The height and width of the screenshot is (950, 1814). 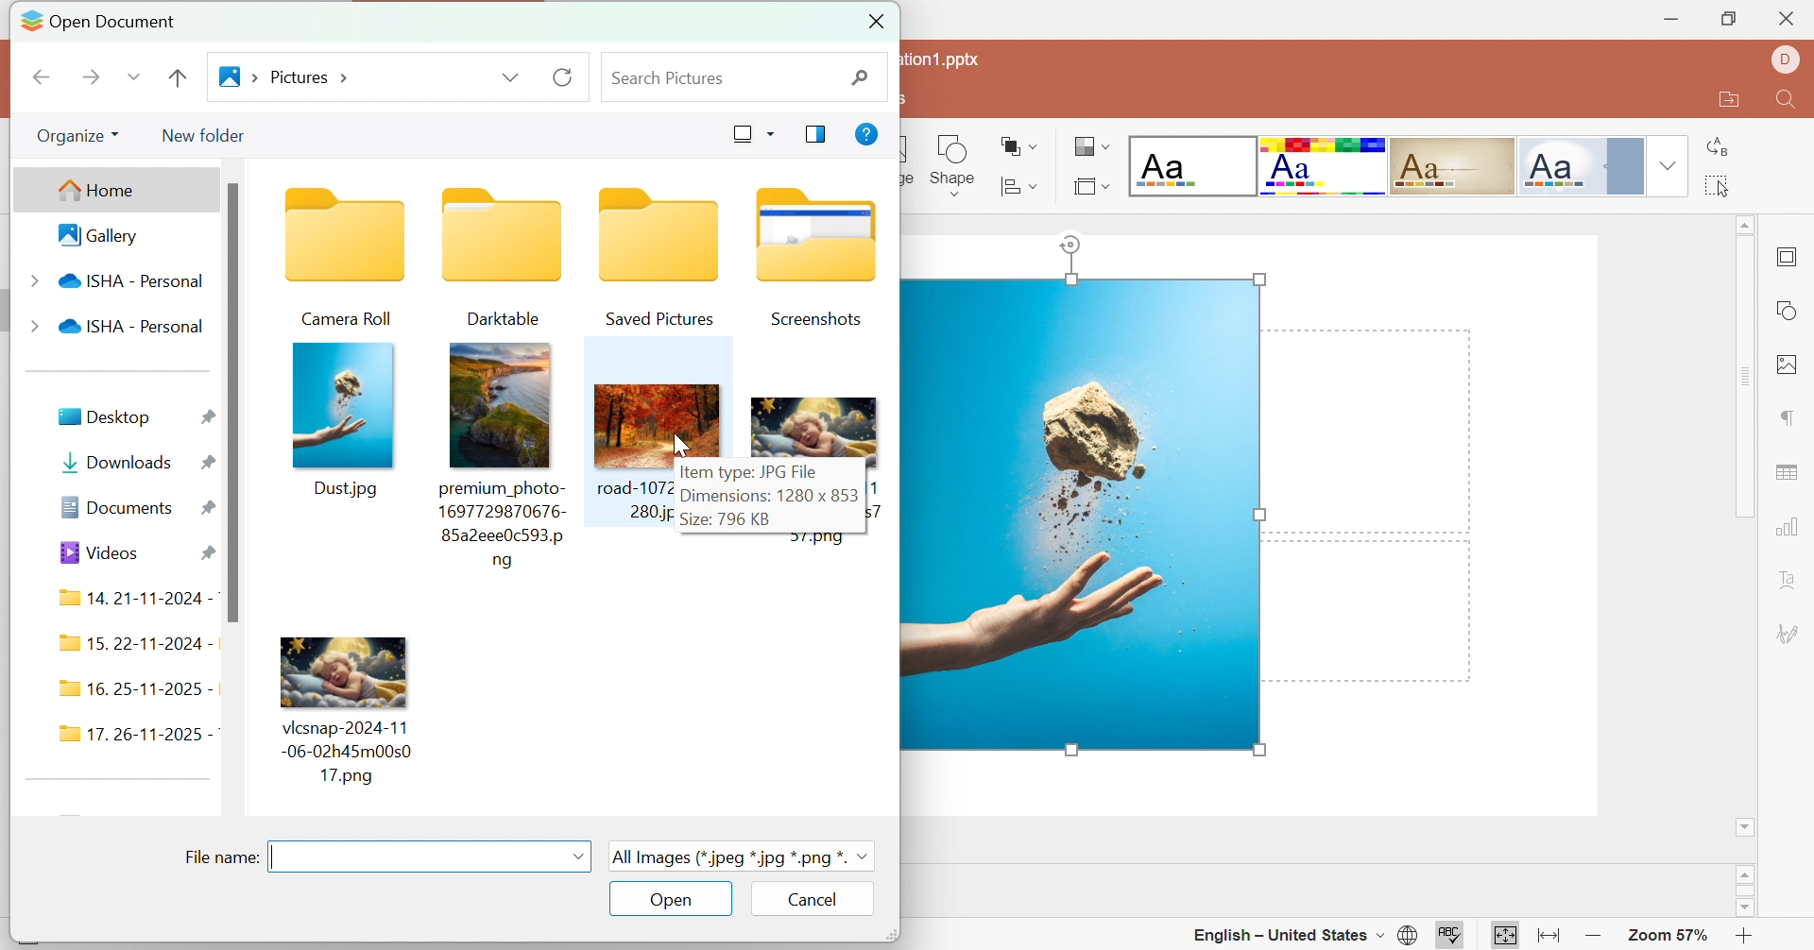 What do you see at coordinates (1669, 19) in the screenshot?
I see `Minimize` at bounding box center [1669, 19].